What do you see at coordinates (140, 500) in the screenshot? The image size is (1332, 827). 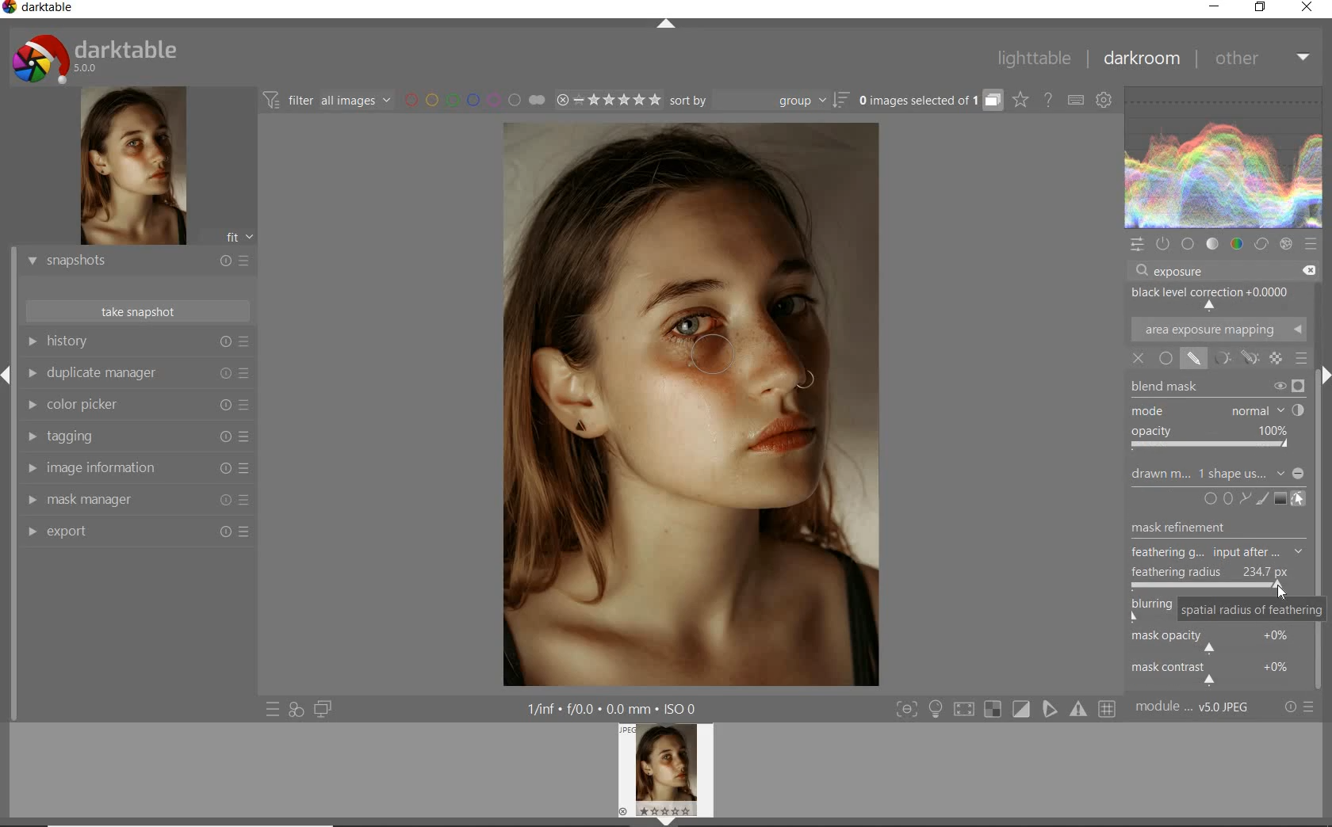 I see `mask manager` at bounding box center [140, 500].